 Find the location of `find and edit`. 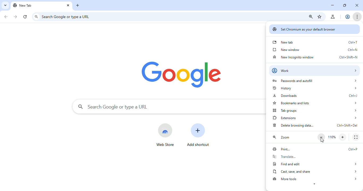

find and edit is located at coordinates (315, 164).